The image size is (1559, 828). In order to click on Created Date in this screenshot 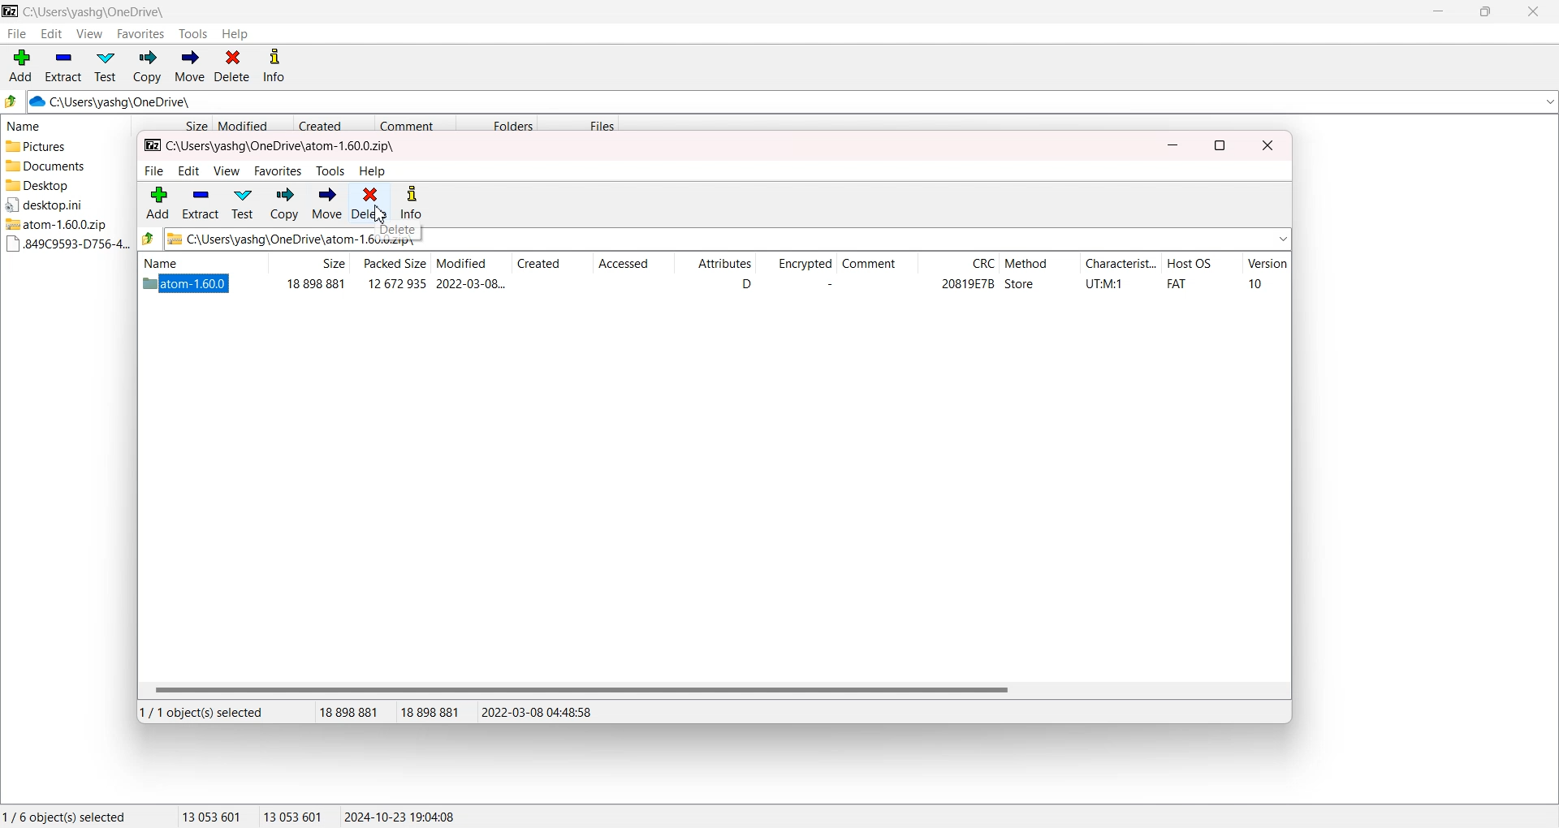, I will do `click(335, 124)`.